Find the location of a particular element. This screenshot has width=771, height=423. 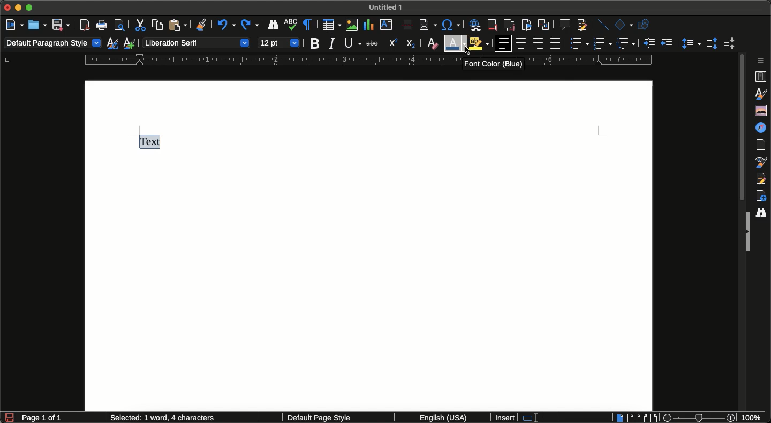

Gallery is located at coordinates (759, 110).